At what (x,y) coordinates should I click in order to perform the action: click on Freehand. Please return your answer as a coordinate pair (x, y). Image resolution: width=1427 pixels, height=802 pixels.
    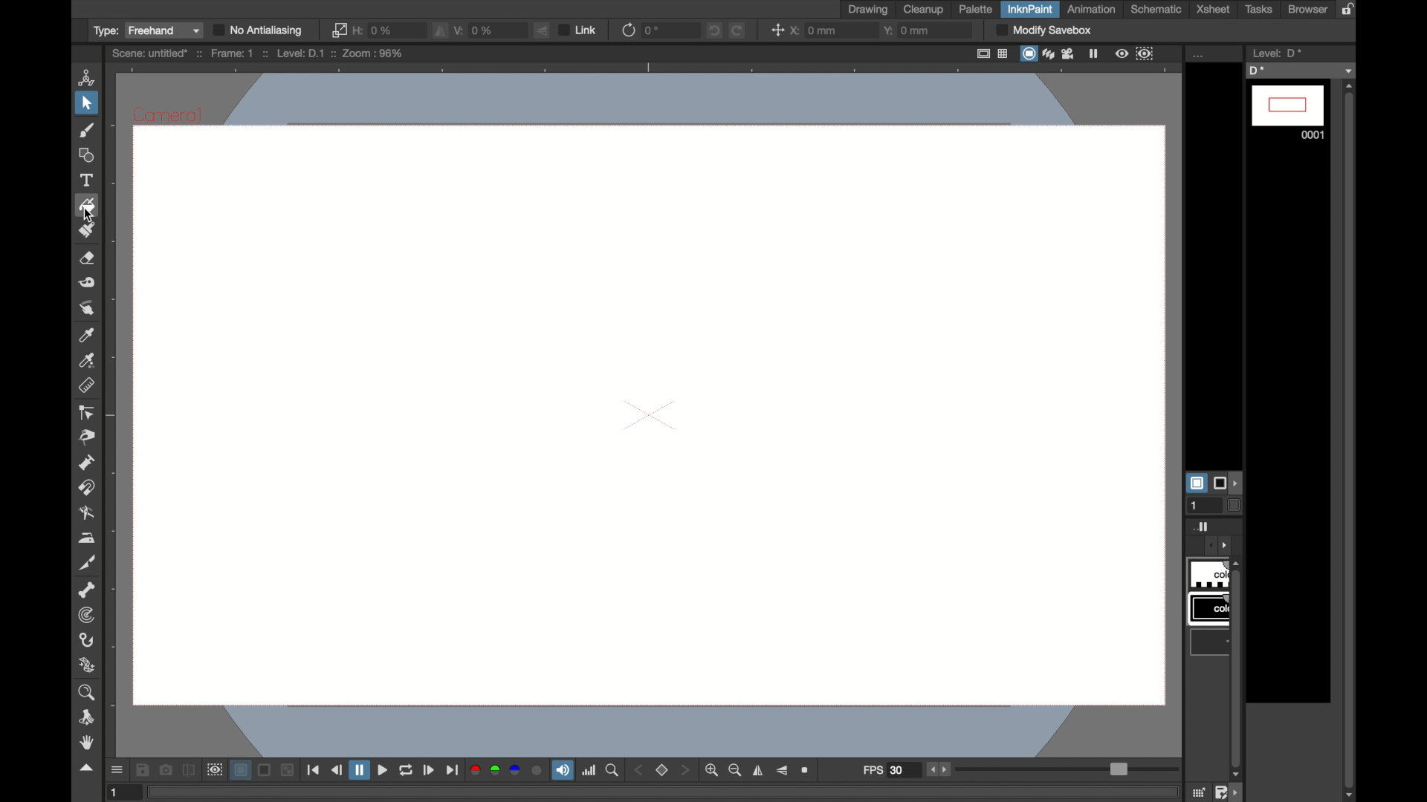
    Looking at the image, I should click on (165, 31).